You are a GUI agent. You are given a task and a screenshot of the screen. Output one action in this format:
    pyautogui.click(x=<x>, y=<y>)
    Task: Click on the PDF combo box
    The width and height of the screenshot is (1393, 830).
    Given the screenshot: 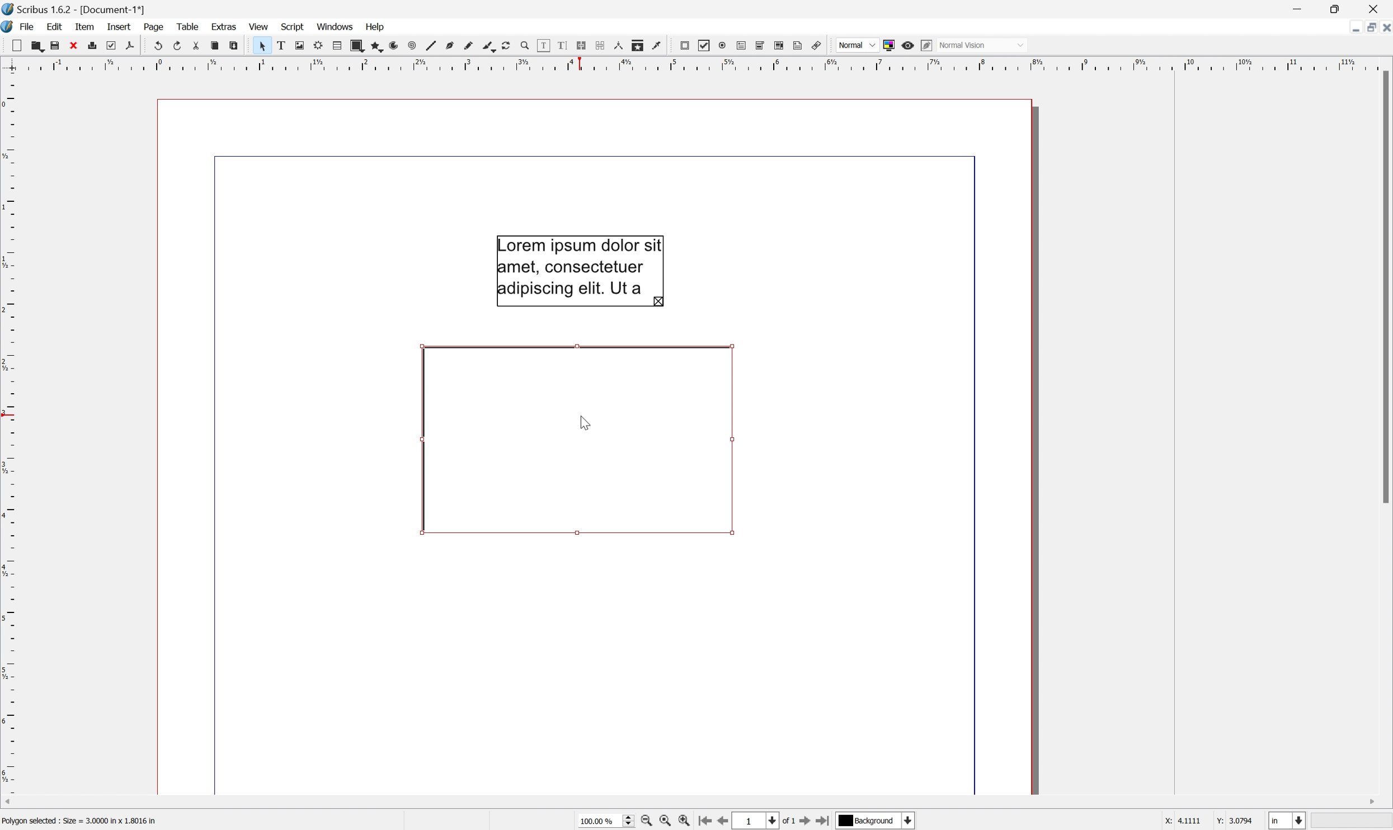 What is the action you would take?
    pyautogui.click(x=759, y=44)
    